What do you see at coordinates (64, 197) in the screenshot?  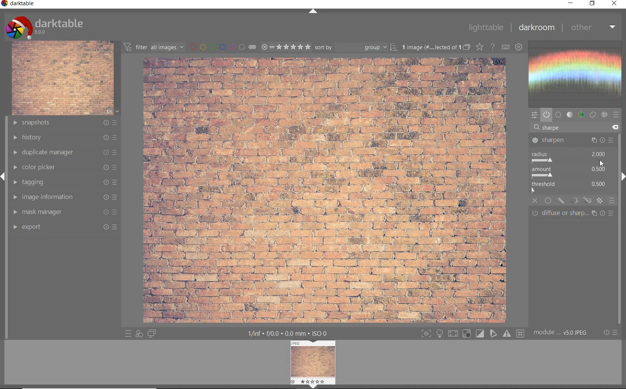 I see `image information` at bounding box center [64, 197].